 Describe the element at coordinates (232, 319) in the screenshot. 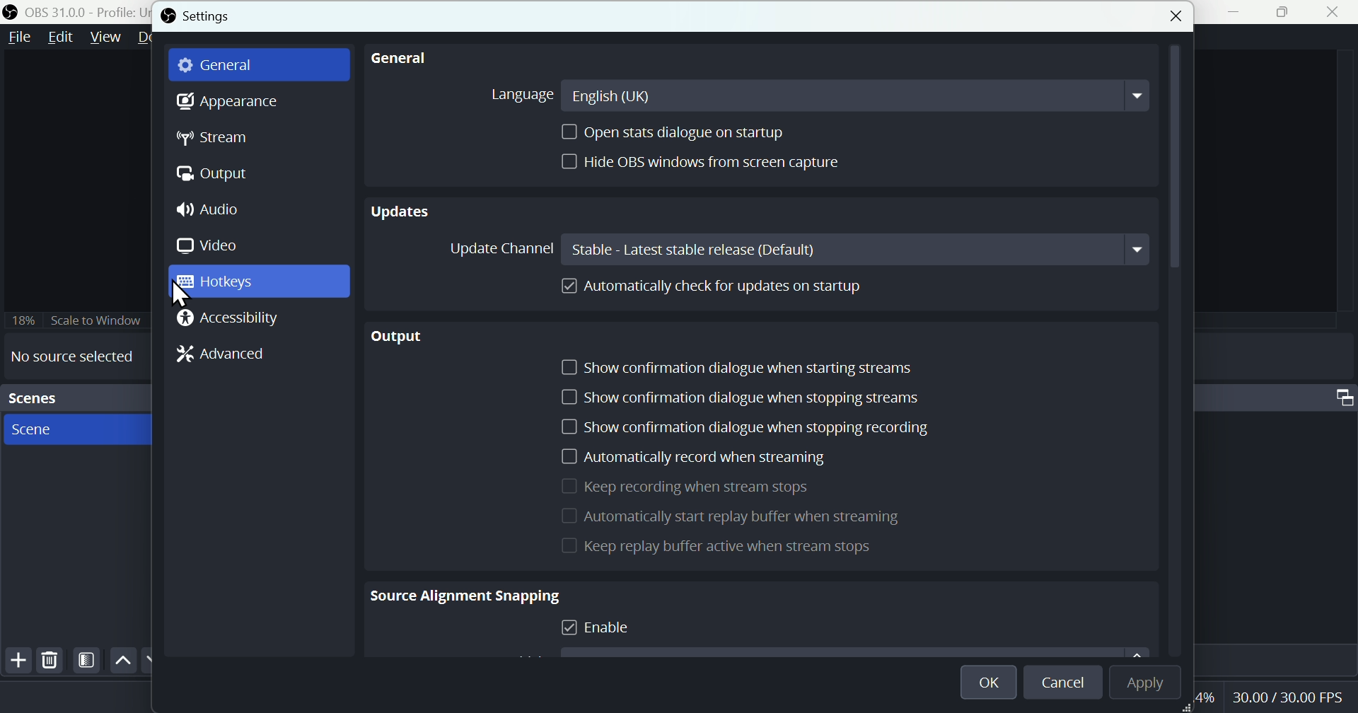

I see `Accessibility` at that location.